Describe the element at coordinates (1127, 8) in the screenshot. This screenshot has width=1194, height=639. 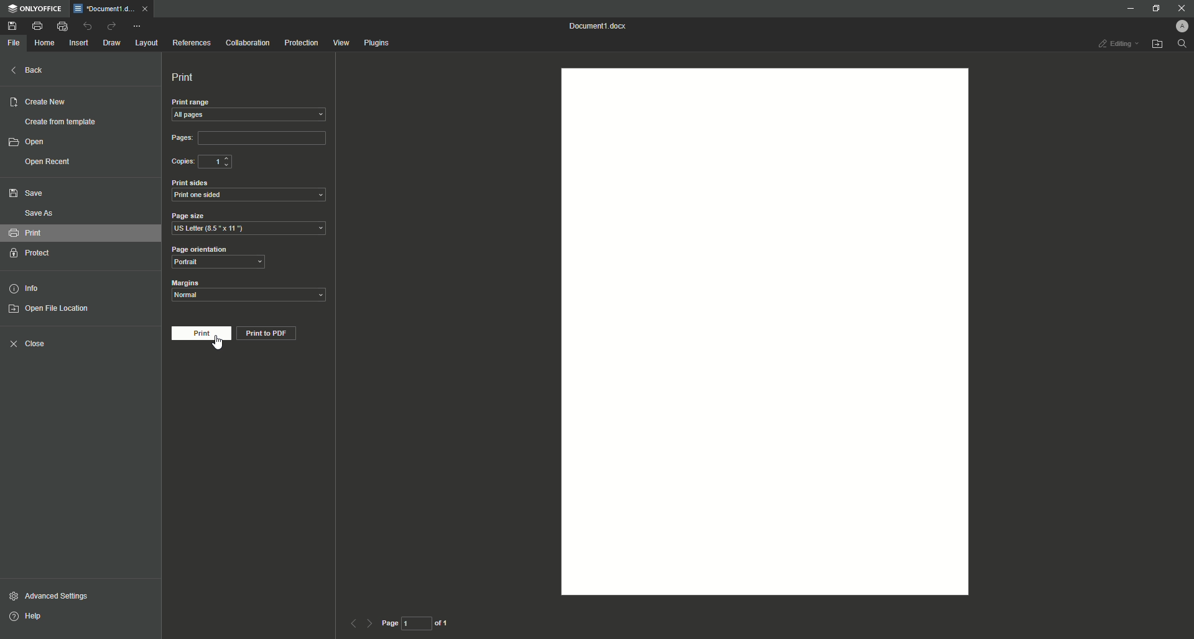
I see `Minimize` at that location.